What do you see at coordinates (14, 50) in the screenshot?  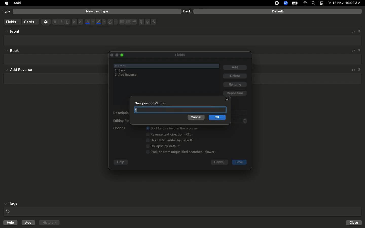 I see `back` at bounding box center [14, 50].